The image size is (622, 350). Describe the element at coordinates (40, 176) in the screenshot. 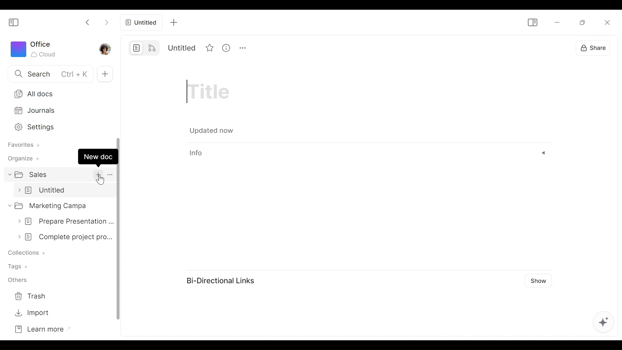

I see `sales` at that location.